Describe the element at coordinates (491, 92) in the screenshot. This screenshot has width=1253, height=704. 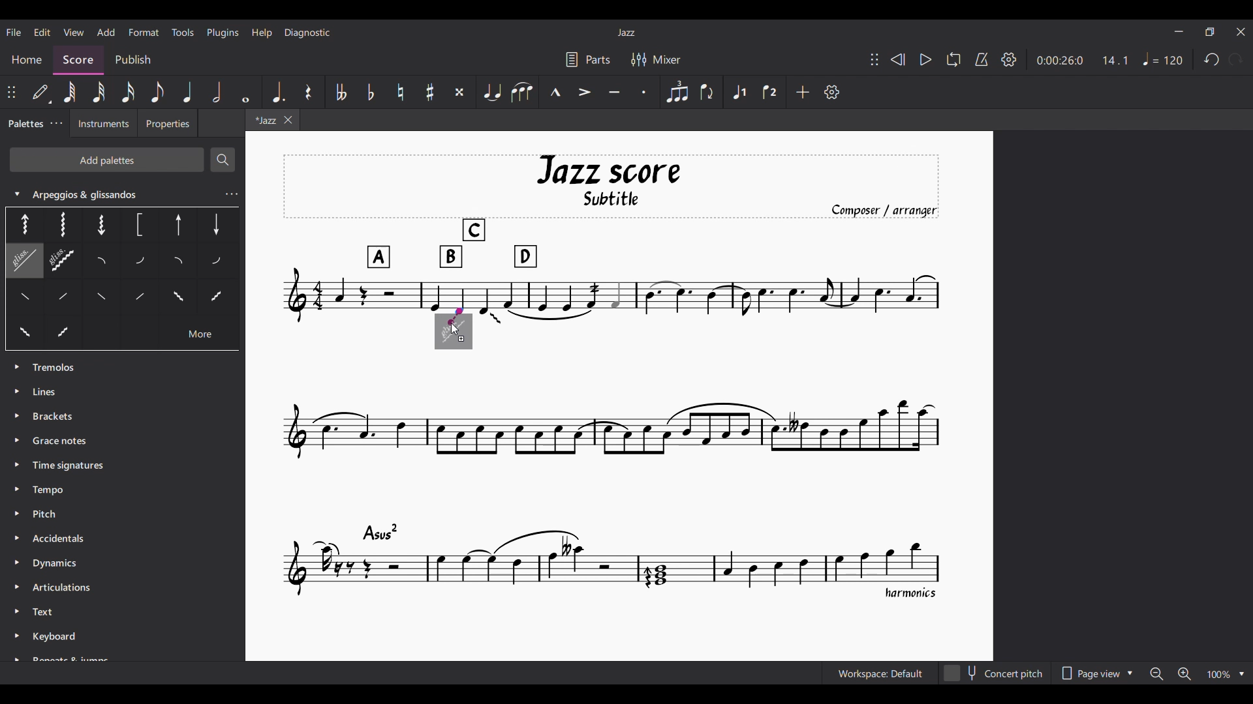
I see `Tie` at that location.